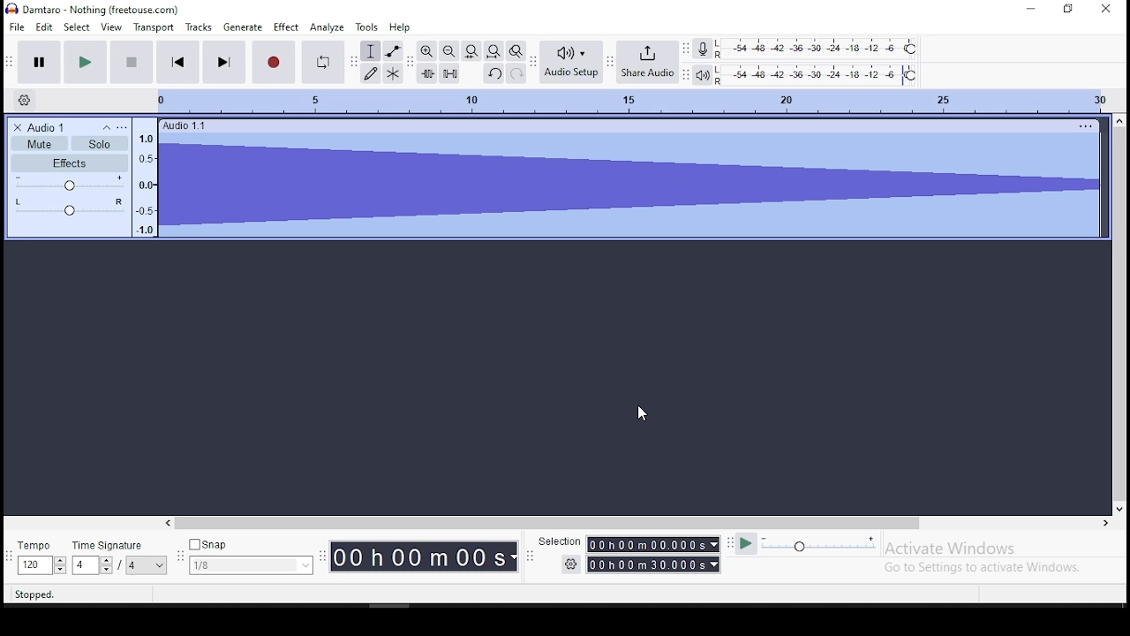 This screenshot has width=1130, height=636. I want to click on skip to end, so click(224, 62).